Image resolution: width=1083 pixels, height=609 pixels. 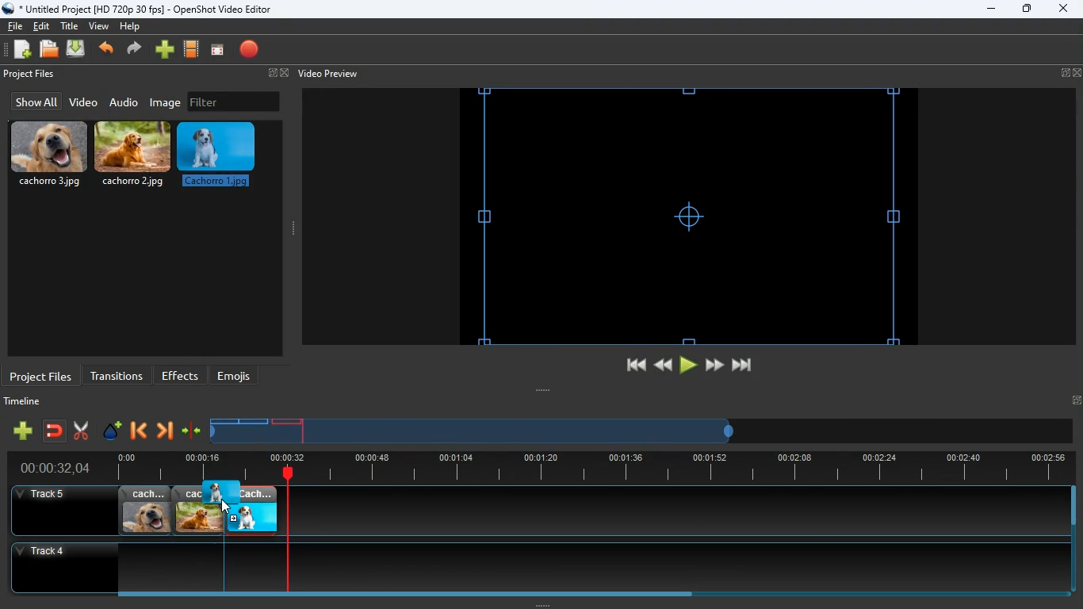 I want to click on image 2 timeline, so click(x=255, y=421).